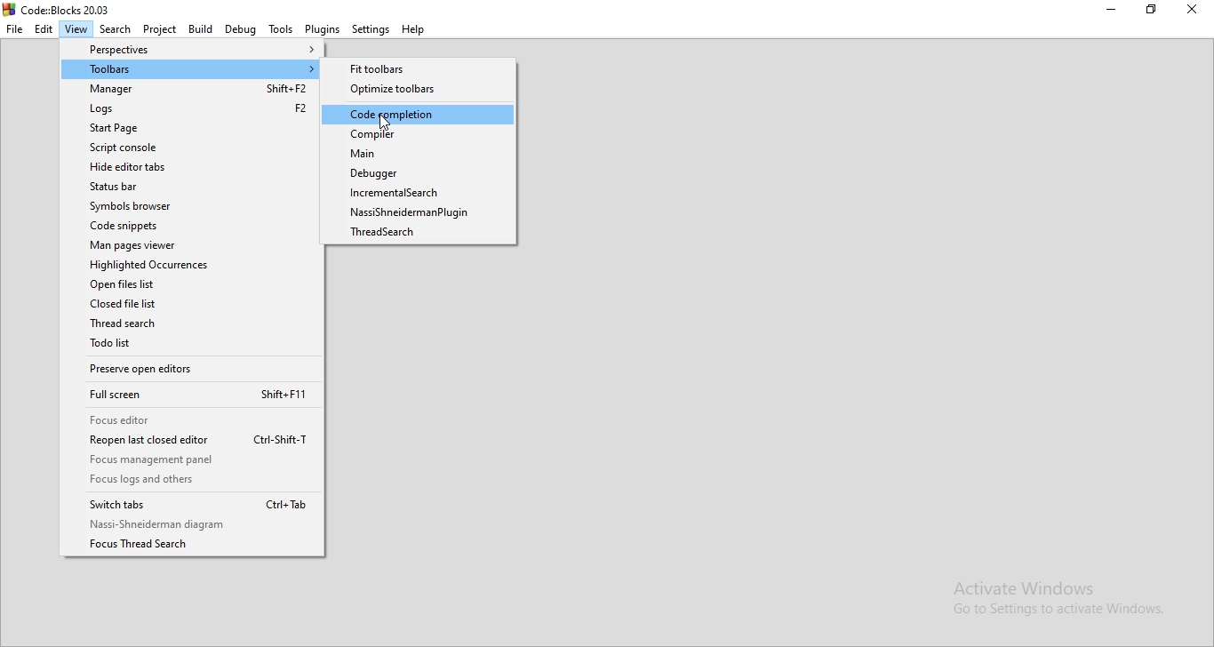  What do you see at coordinates (422, 68) in the screenshot?
I see `Fittoolbars` at bounding box center [422, 68].